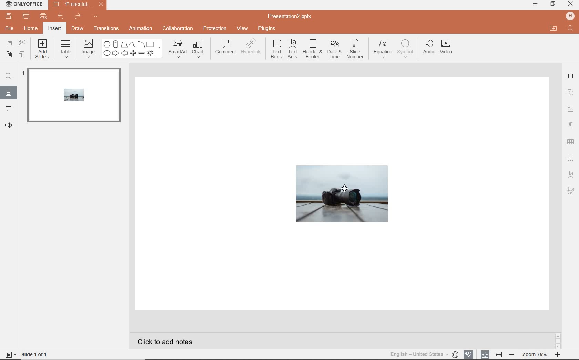  Describe the element at coordinates (267, 28) in the screenshot. I see `plugins` at that location.